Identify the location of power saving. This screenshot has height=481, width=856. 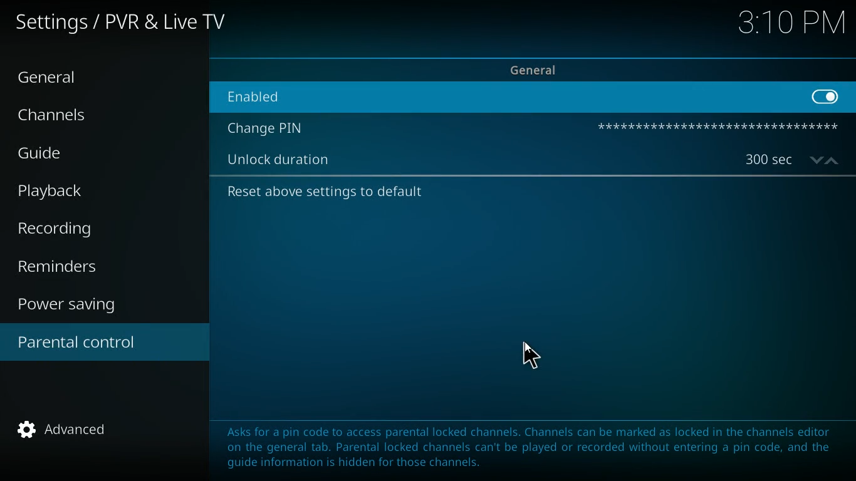
(75, 306).